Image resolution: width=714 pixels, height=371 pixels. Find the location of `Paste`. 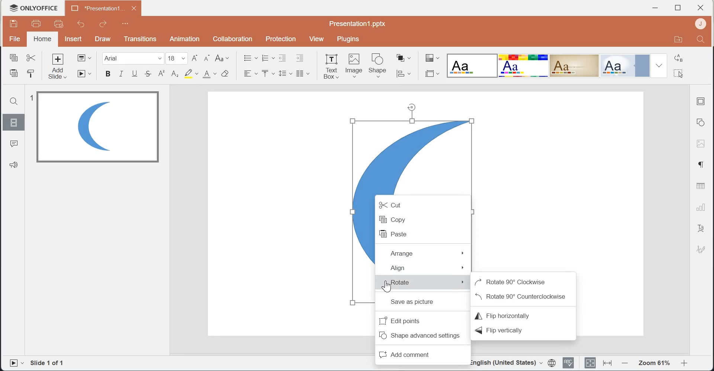

Paste is located at coordinates (14, 73).